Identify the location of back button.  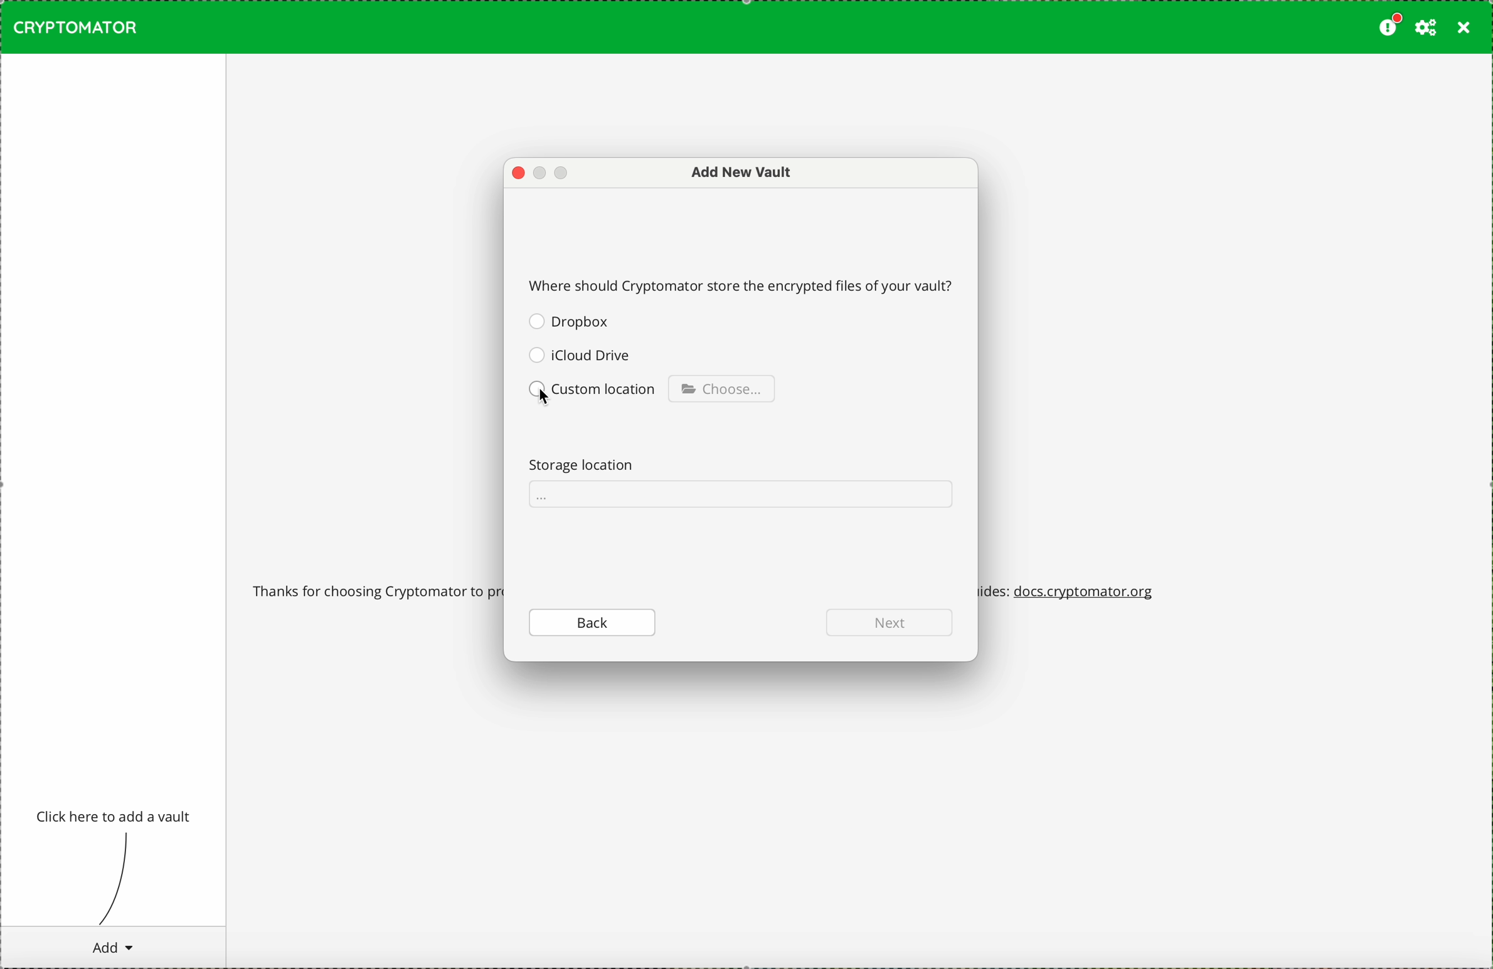
(593, 622).